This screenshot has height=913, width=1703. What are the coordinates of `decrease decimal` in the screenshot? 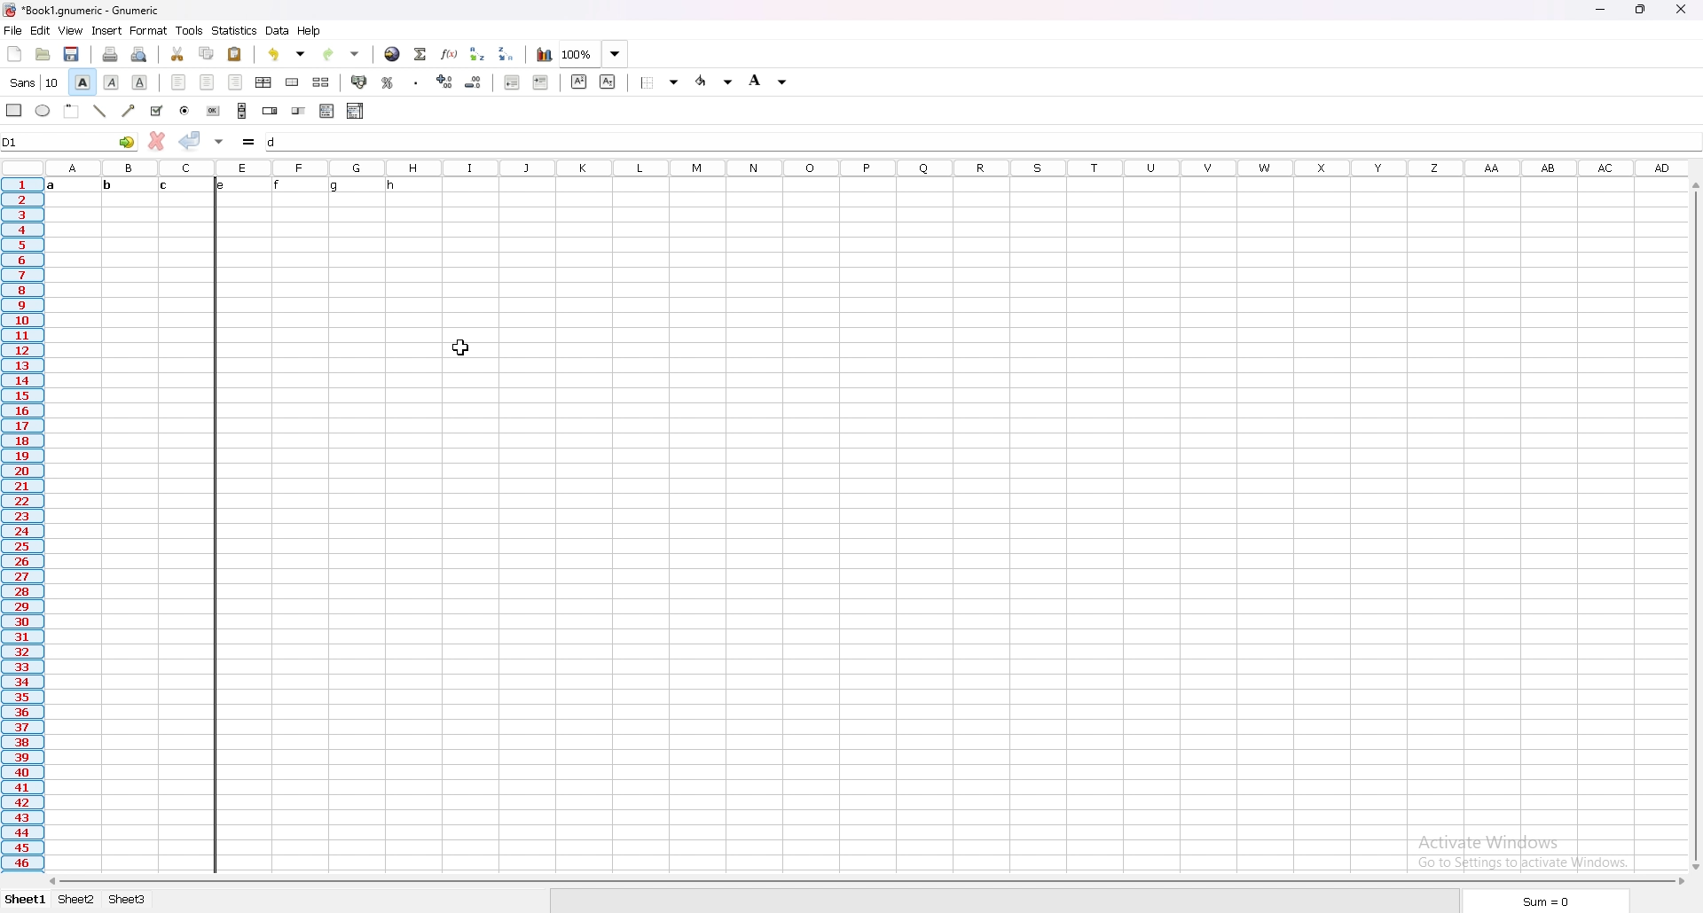 It's located at (474, 82).